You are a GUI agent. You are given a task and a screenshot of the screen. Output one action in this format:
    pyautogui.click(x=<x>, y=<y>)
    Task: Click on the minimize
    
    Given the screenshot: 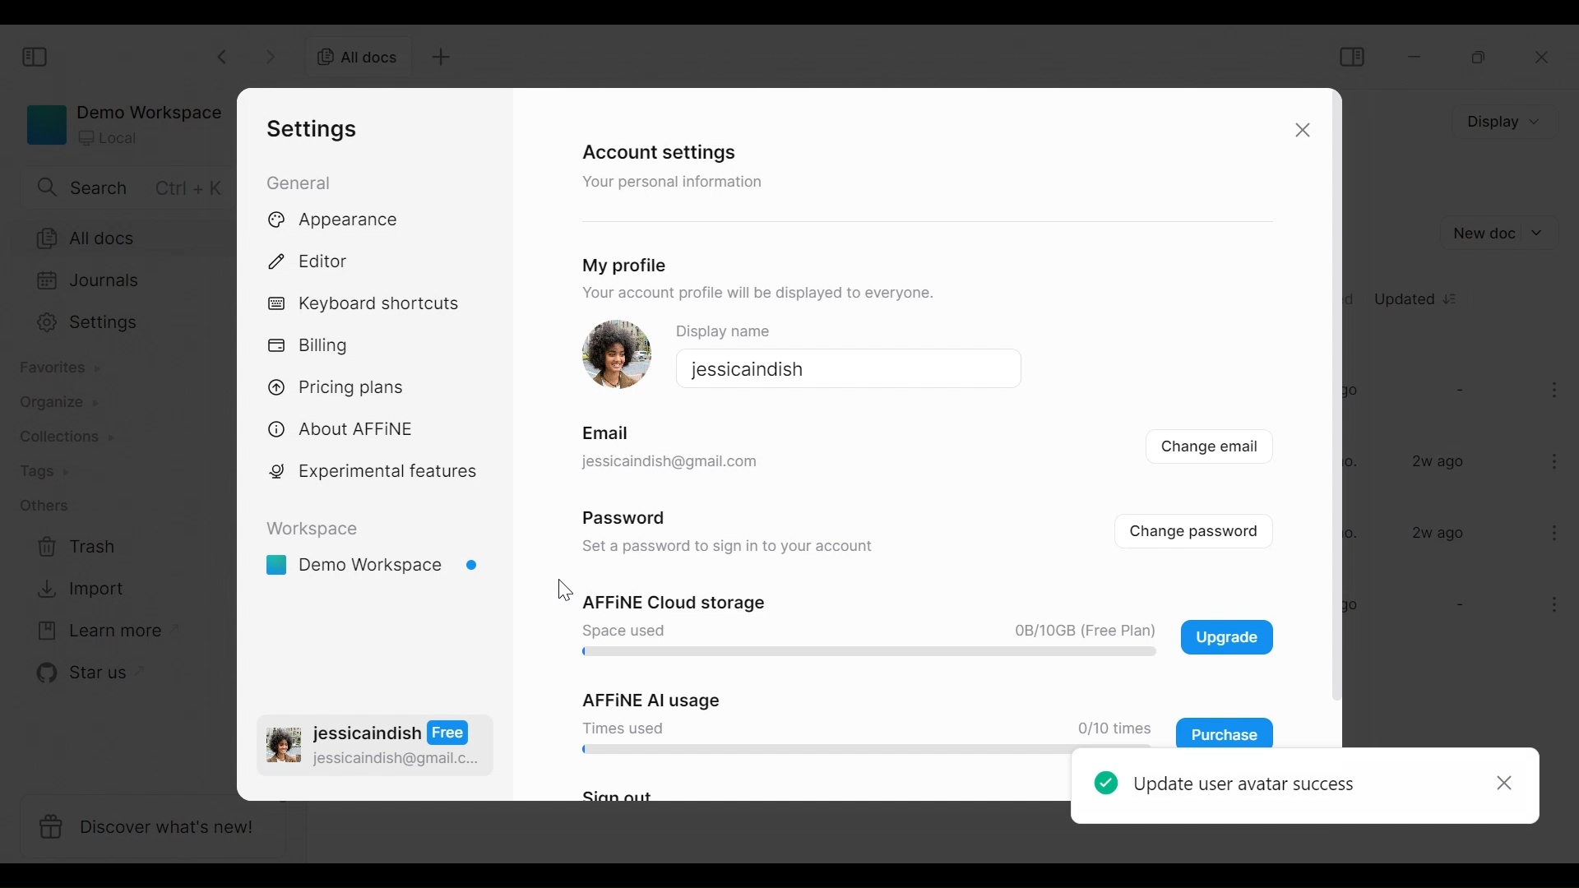 What is the action you would take?
    pyautogui.click(x=1417, y=56)
    